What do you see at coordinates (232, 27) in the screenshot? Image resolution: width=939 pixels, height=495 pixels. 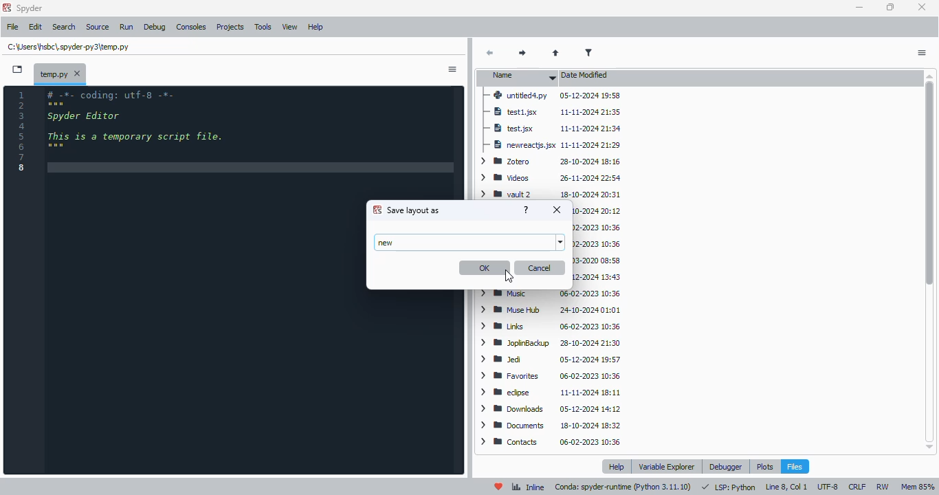 I see `projects` at bounding box center [232, 27].